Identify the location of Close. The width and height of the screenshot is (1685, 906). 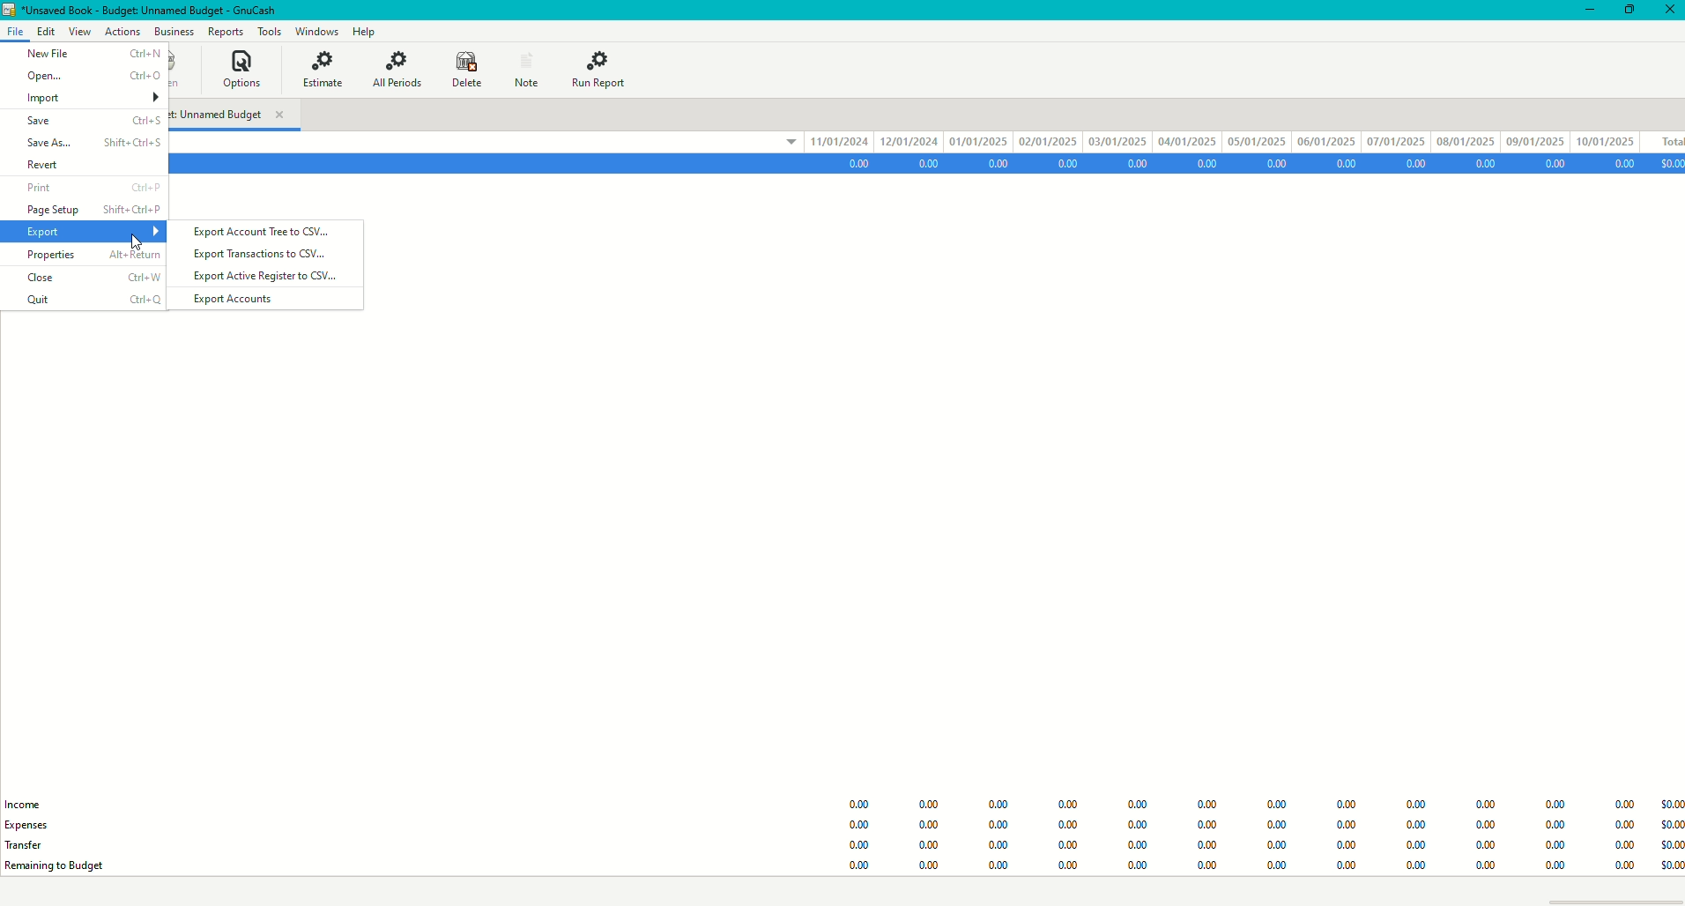
(1669, 11).